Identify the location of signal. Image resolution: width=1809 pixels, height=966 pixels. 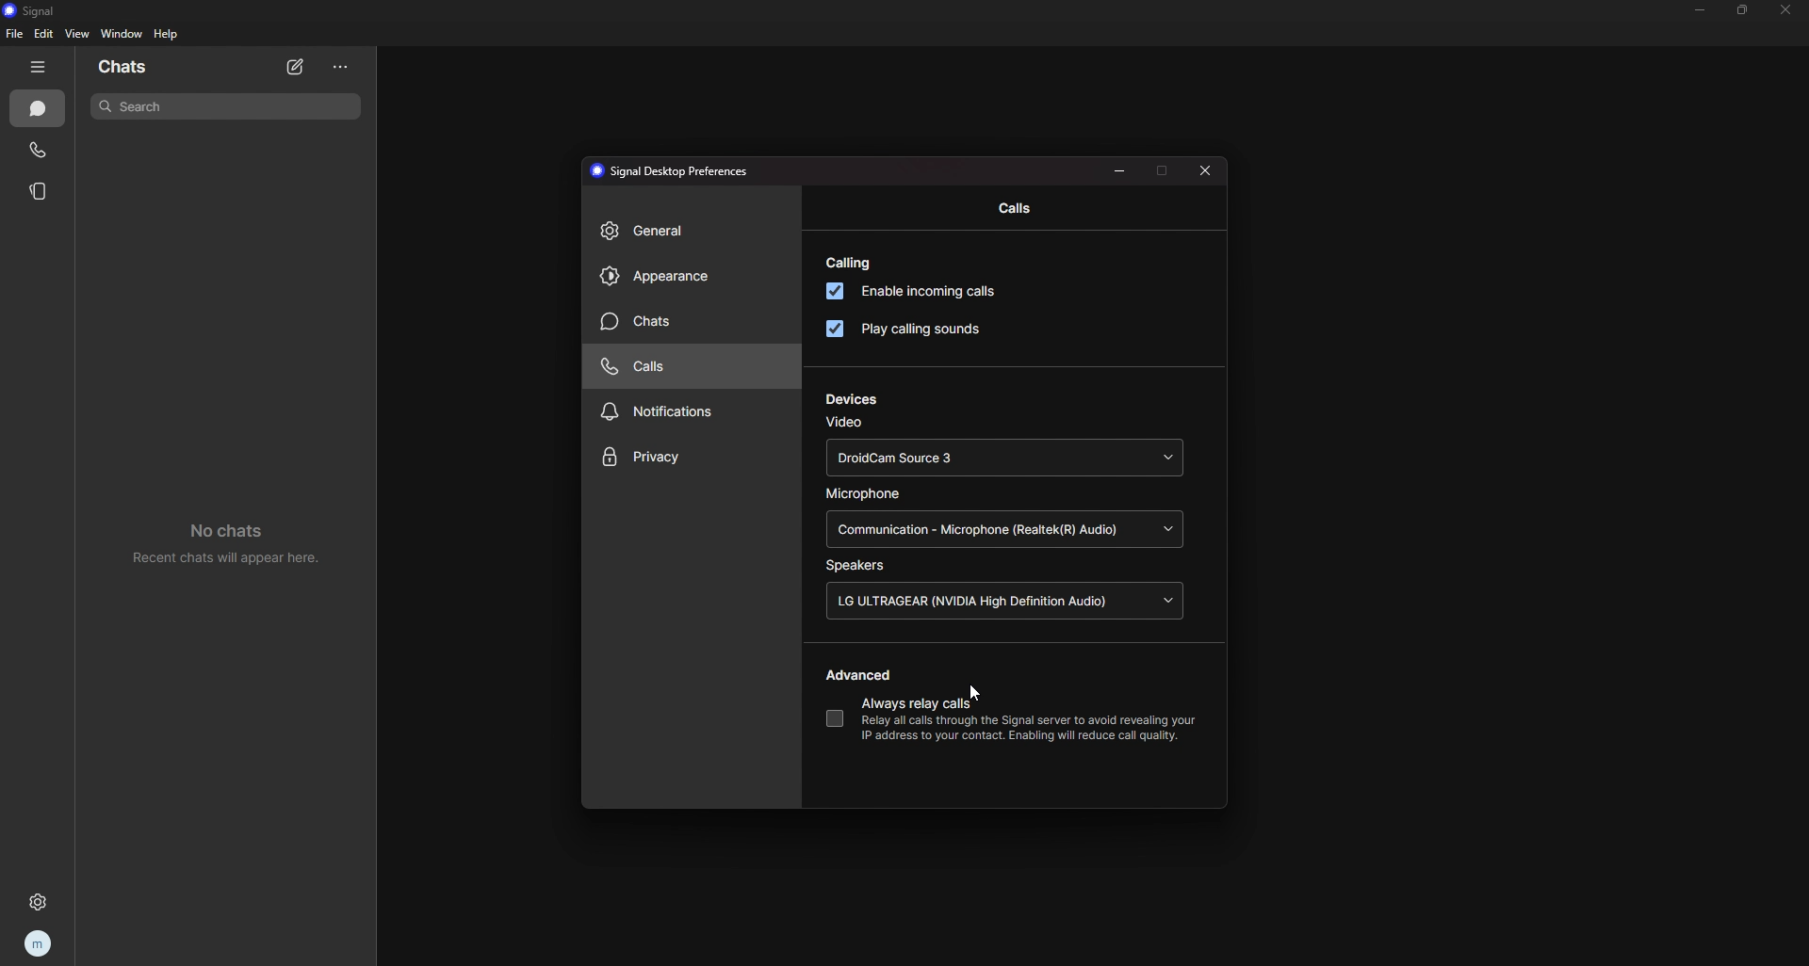
(38, 11).